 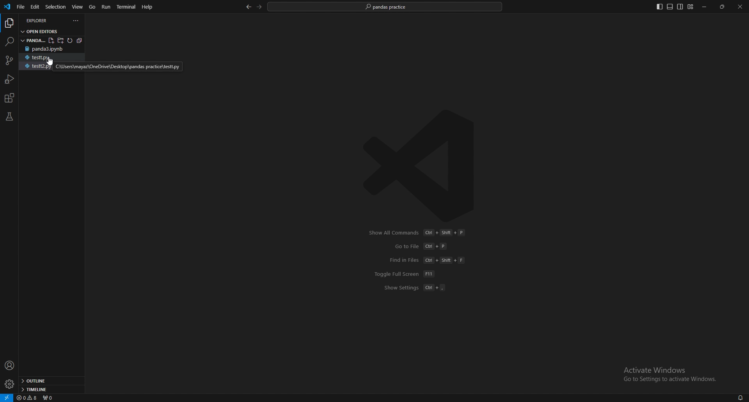 What do you see at coordinates (706, 7) in the screenshot?
I see `minimize` at bounding box center [706, 7].